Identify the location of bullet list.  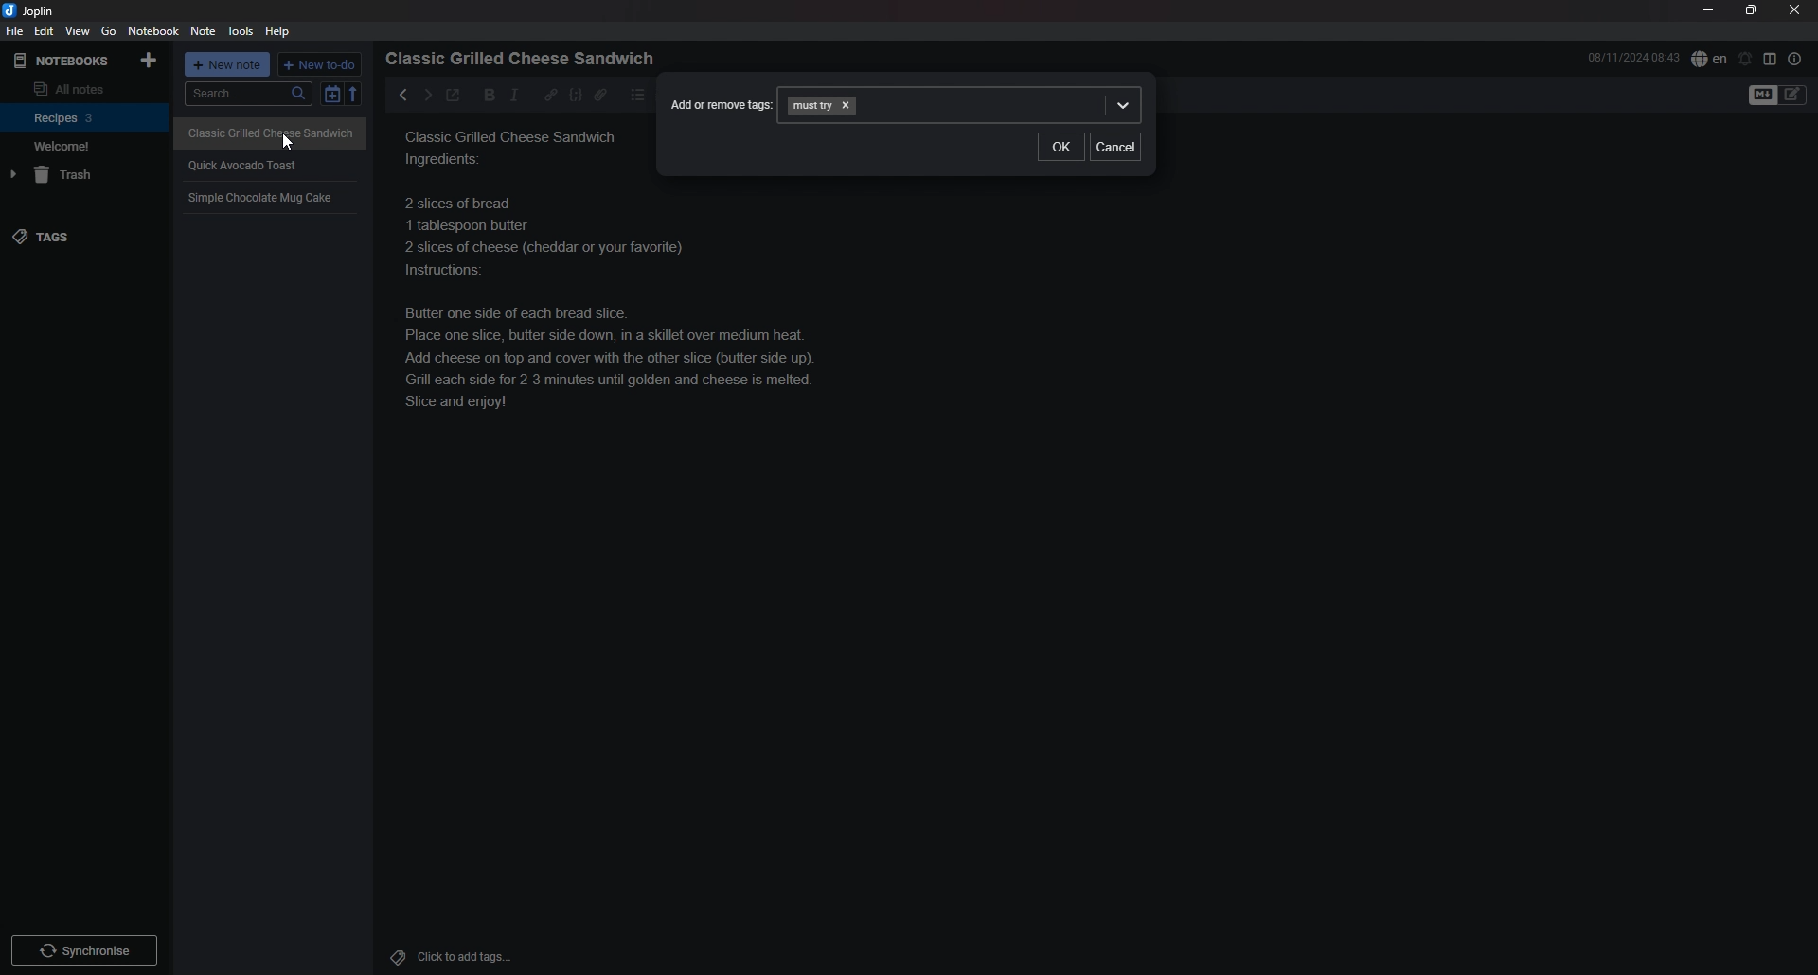
(638, 95).